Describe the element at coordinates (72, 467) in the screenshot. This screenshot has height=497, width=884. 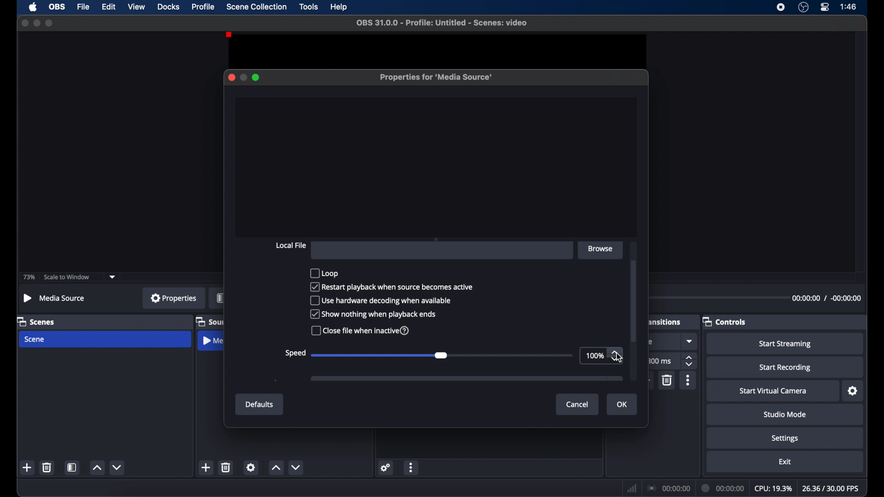
I see `scene filters` at that location.